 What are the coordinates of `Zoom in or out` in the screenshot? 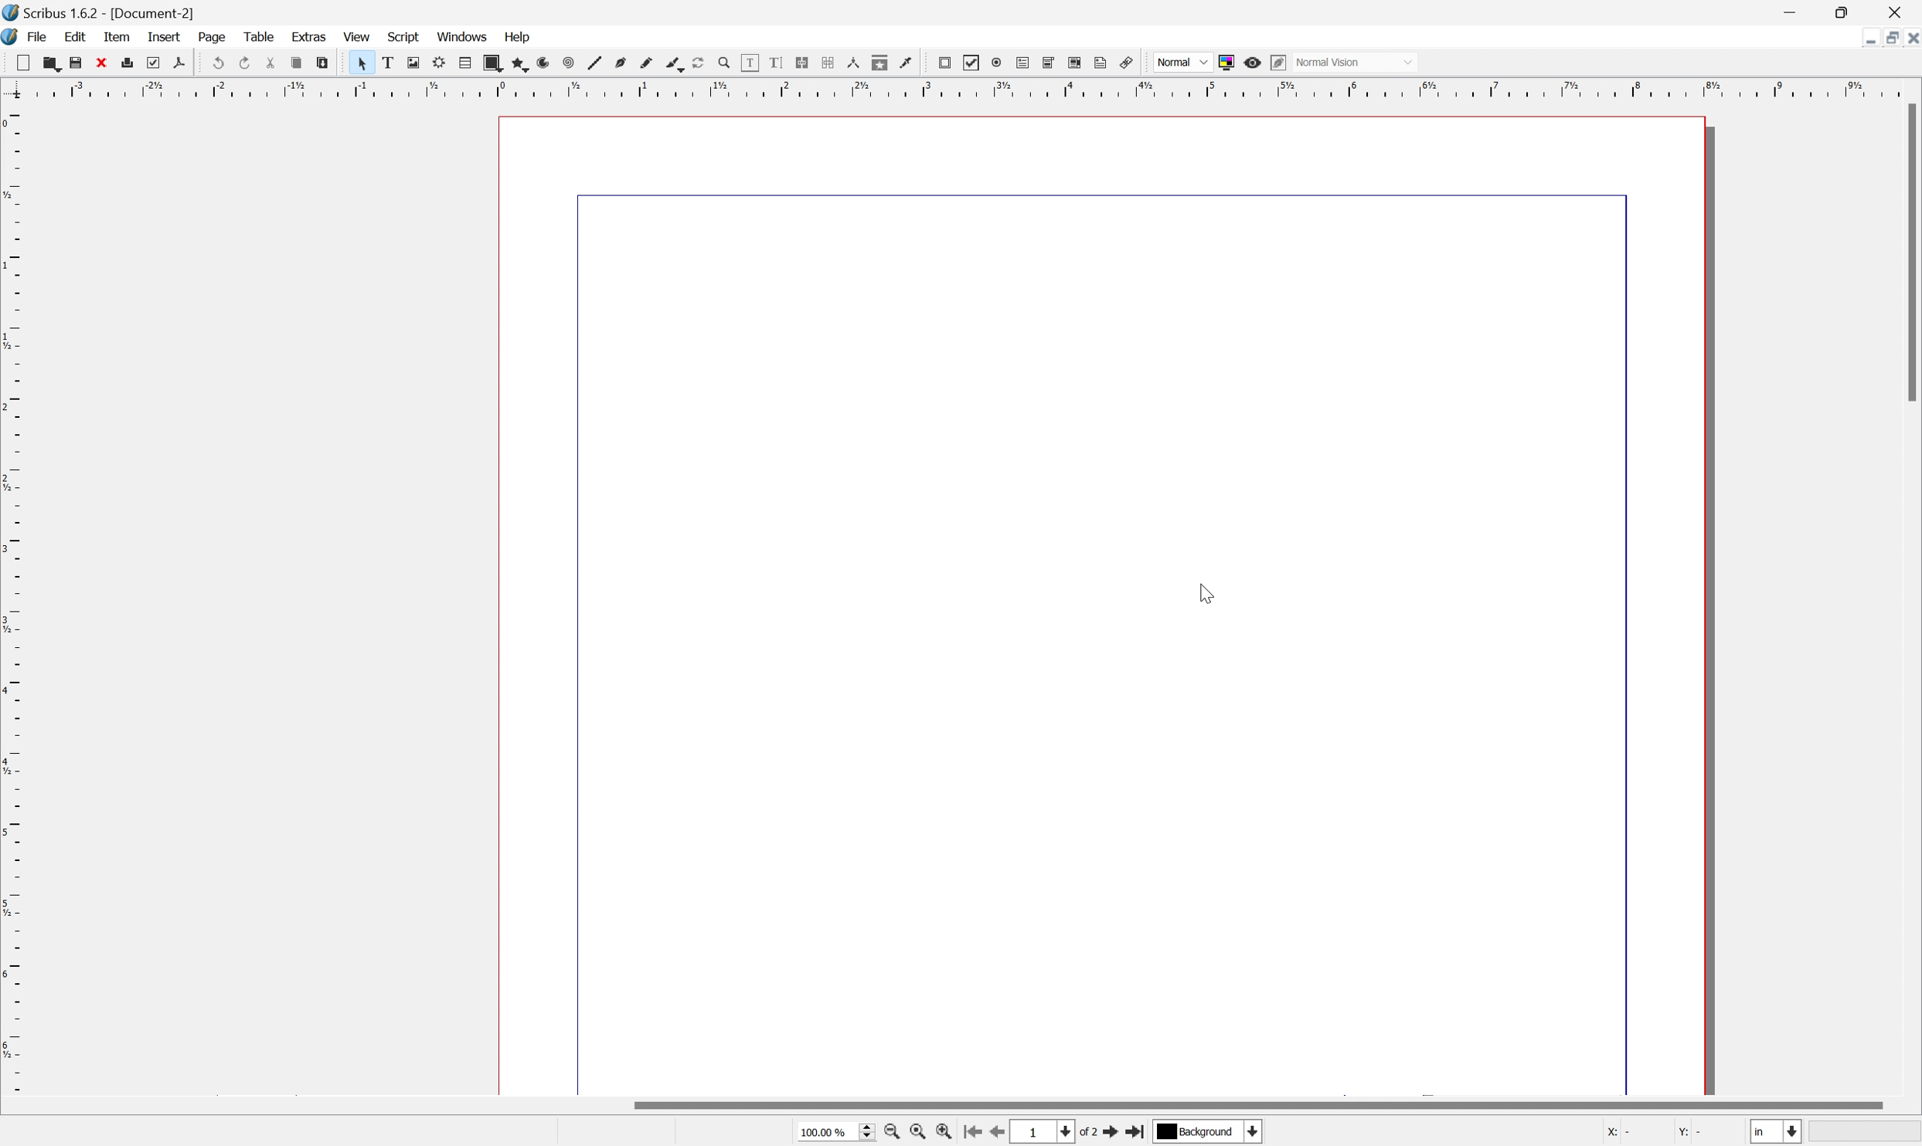 It's located at (723, 60).